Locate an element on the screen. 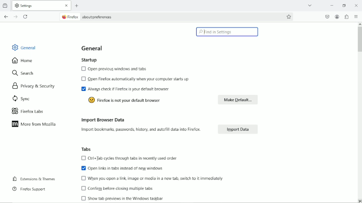 This screenshot has width=362, height=203. bookmark this page is located at coordinates (289, 17).